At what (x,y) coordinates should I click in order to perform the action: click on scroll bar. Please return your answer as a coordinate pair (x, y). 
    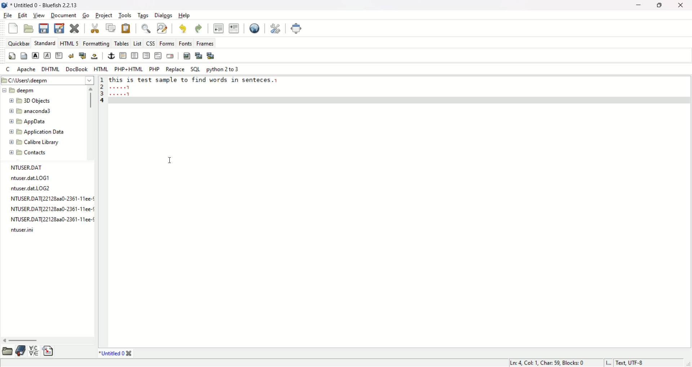
    Looking at the image, I should click on (48, 340).